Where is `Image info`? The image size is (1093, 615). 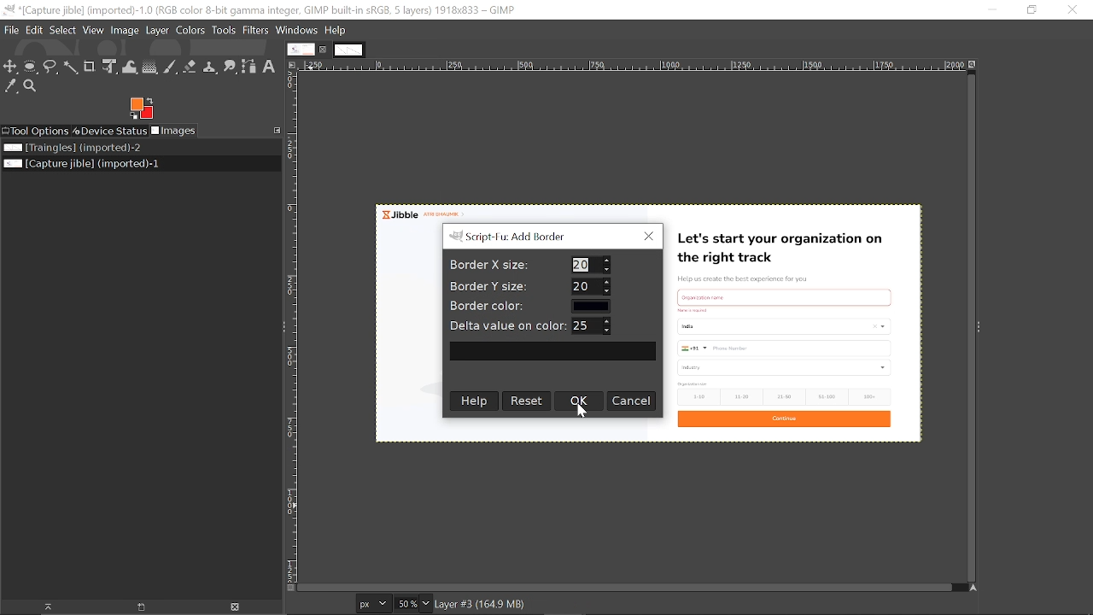 Image info is located at coordinates (483, 604).